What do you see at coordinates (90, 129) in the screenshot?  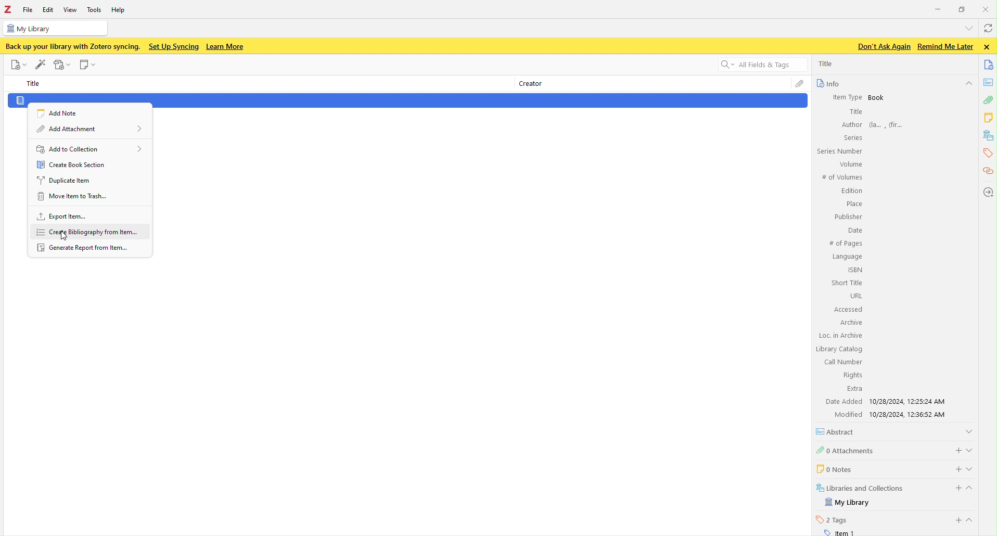 I see `add attchment` at bounding box center [90, 129].